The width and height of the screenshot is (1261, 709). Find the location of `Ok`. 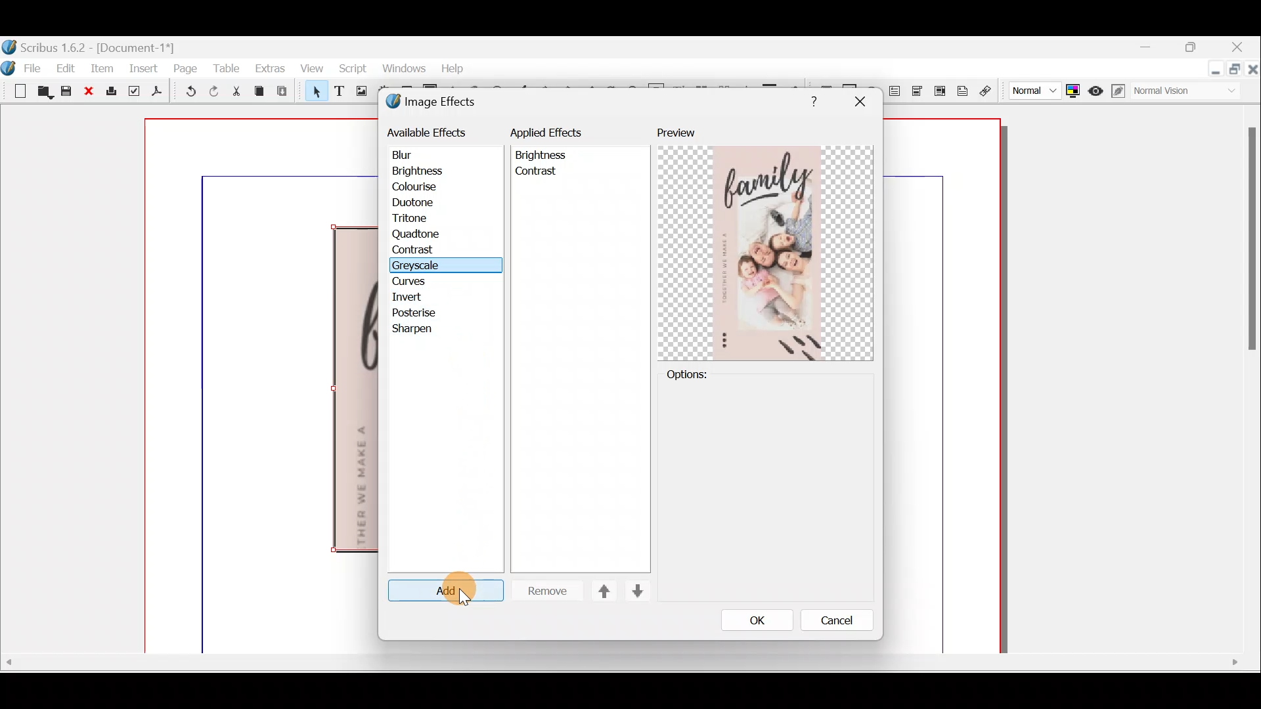

Ok is located at coordinates (757, 621).